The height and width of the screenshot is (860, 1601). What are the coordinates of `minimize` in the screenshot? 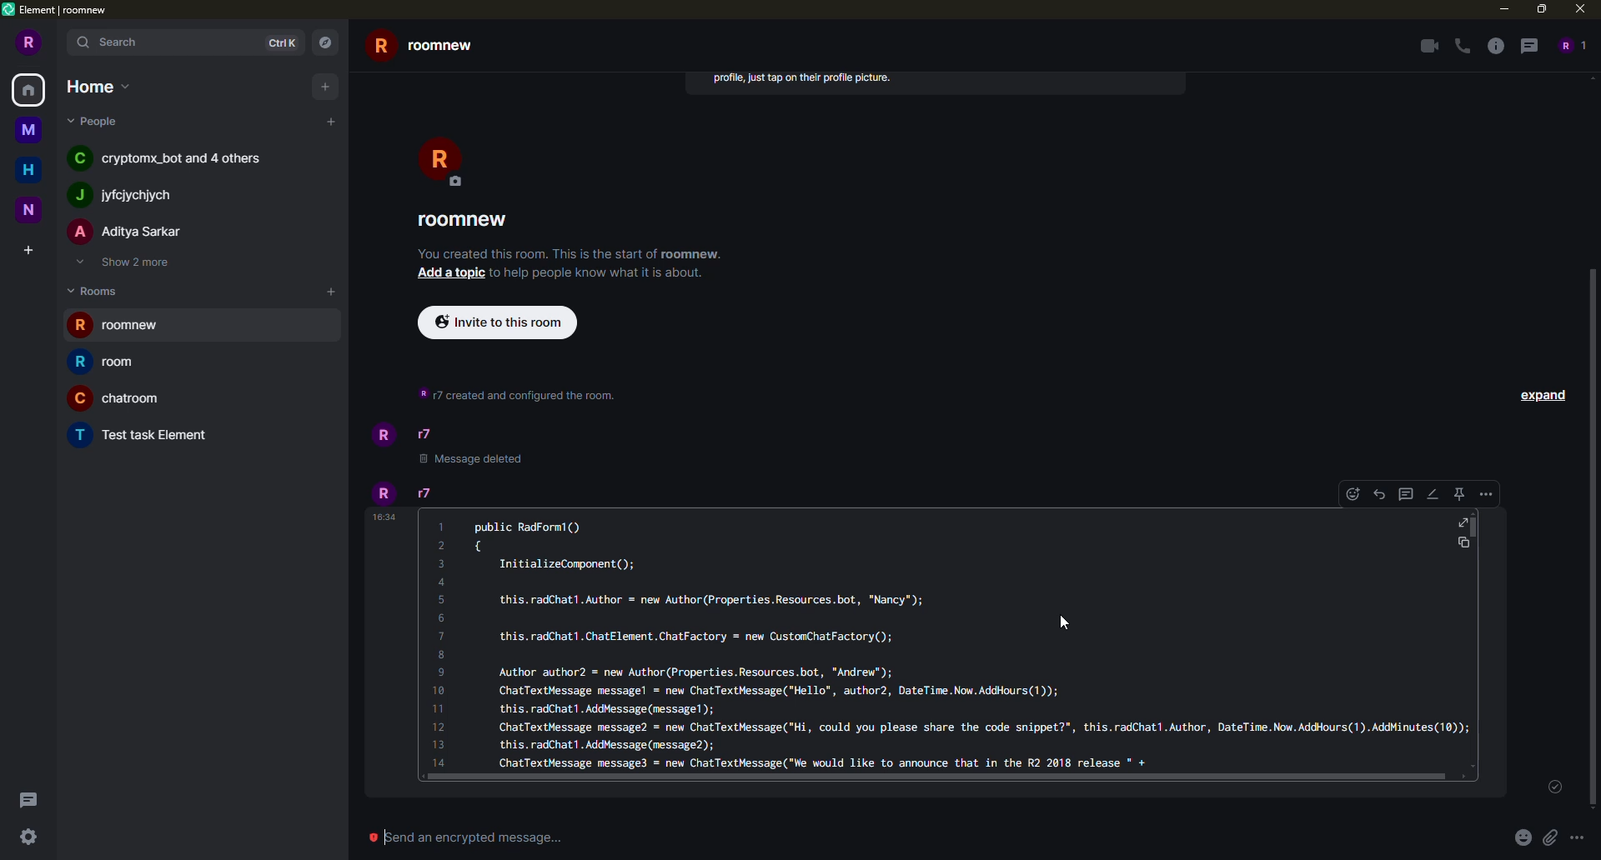 It's located at (1502, 8).